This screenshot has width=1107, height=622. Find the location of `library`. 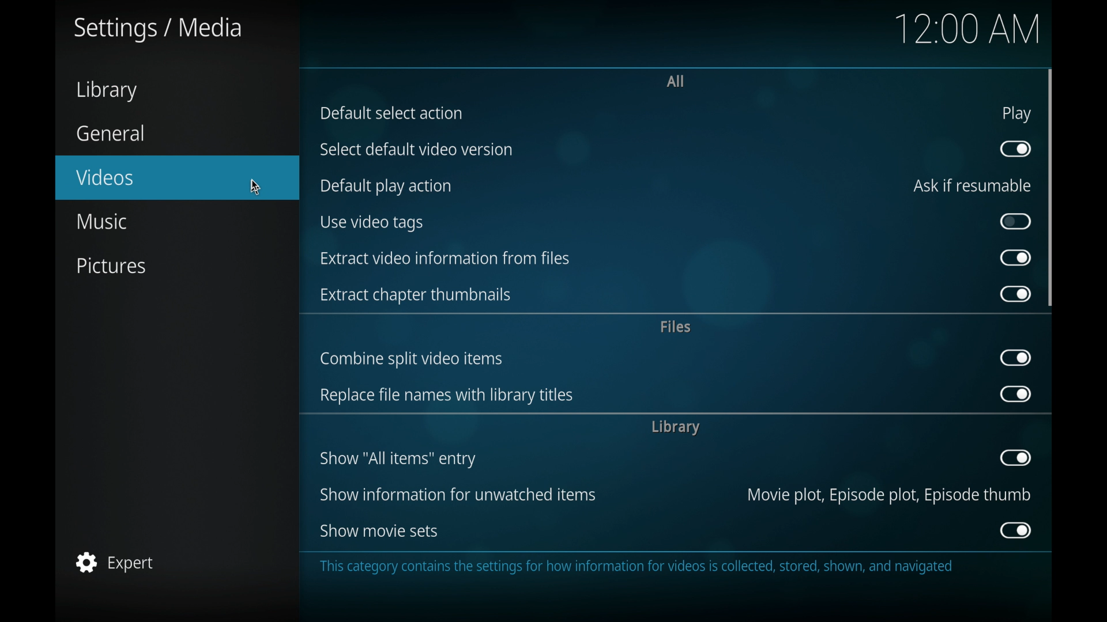

library is located at coordinates (675, 427).